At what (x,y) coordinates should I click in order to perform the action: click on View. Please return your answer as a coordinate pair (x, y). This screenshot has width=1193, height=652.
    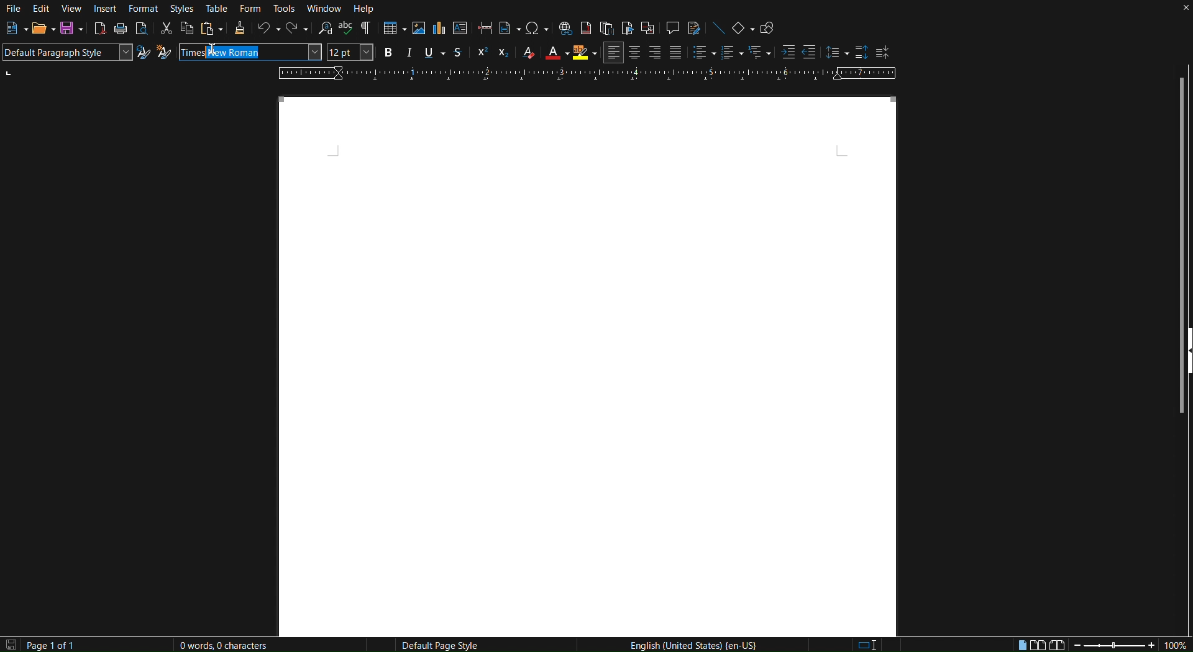
    Looking at the image, I should click on (71, 9).